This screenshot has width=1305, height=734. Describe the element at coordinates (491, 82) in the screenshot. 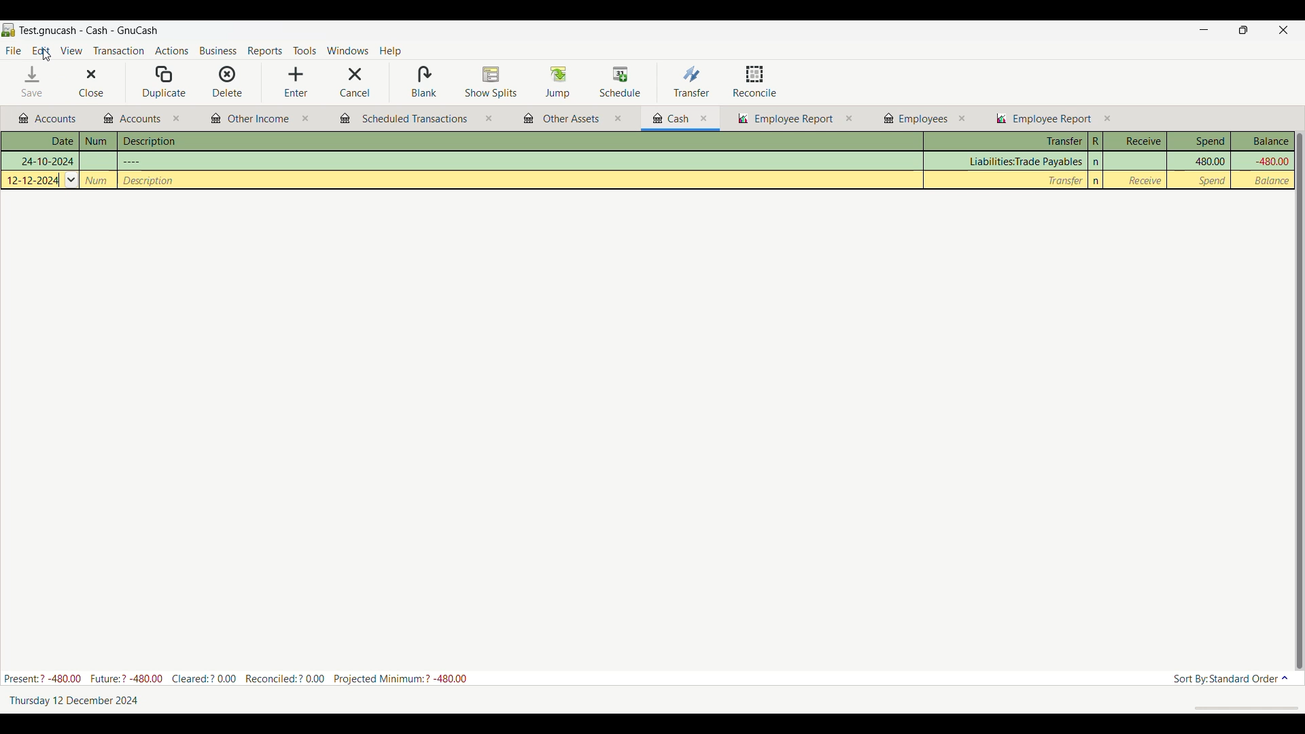

I see `Show splits` at that location.